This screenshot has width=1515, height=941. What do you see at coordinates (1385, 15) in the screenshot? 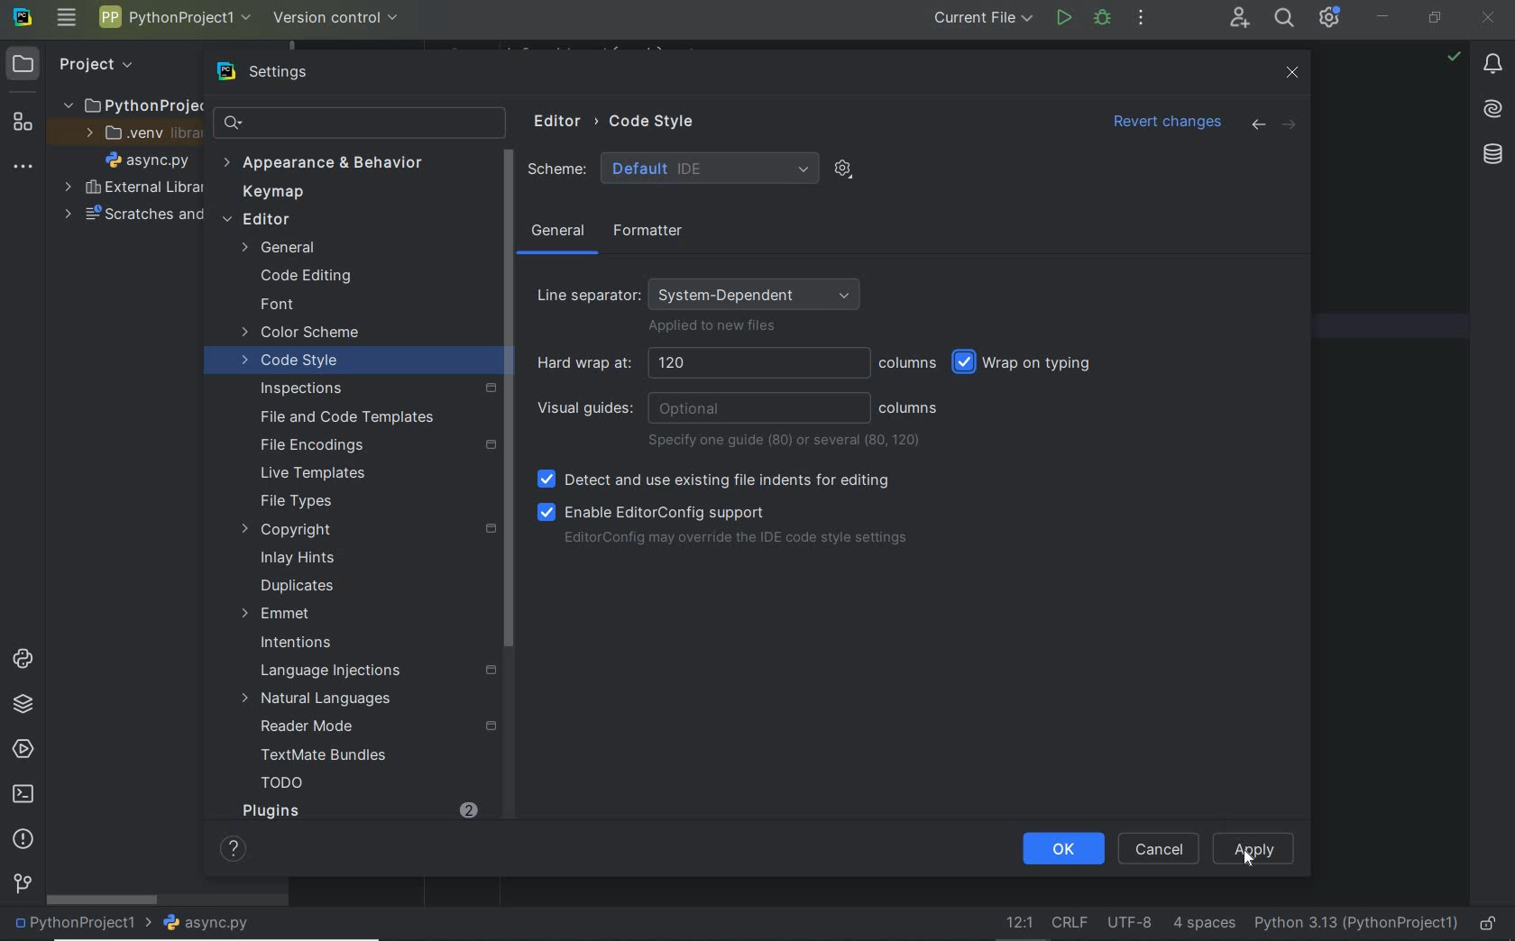
I see `MINIMIZE` at bounding box center [1385, 15].